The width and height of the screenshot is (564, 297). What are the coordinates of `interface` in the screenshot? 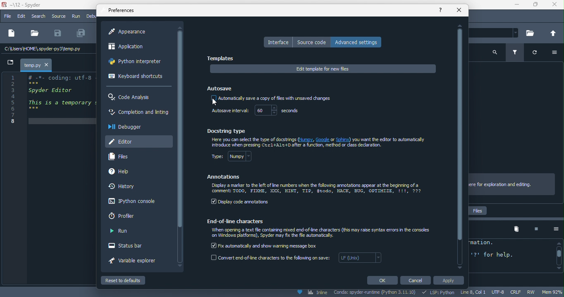 It's located at (277, 42).